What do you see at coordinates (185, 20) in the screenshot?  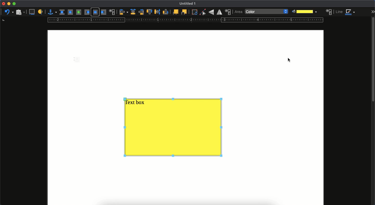 I see `guide` at bounding box center [185, 20].